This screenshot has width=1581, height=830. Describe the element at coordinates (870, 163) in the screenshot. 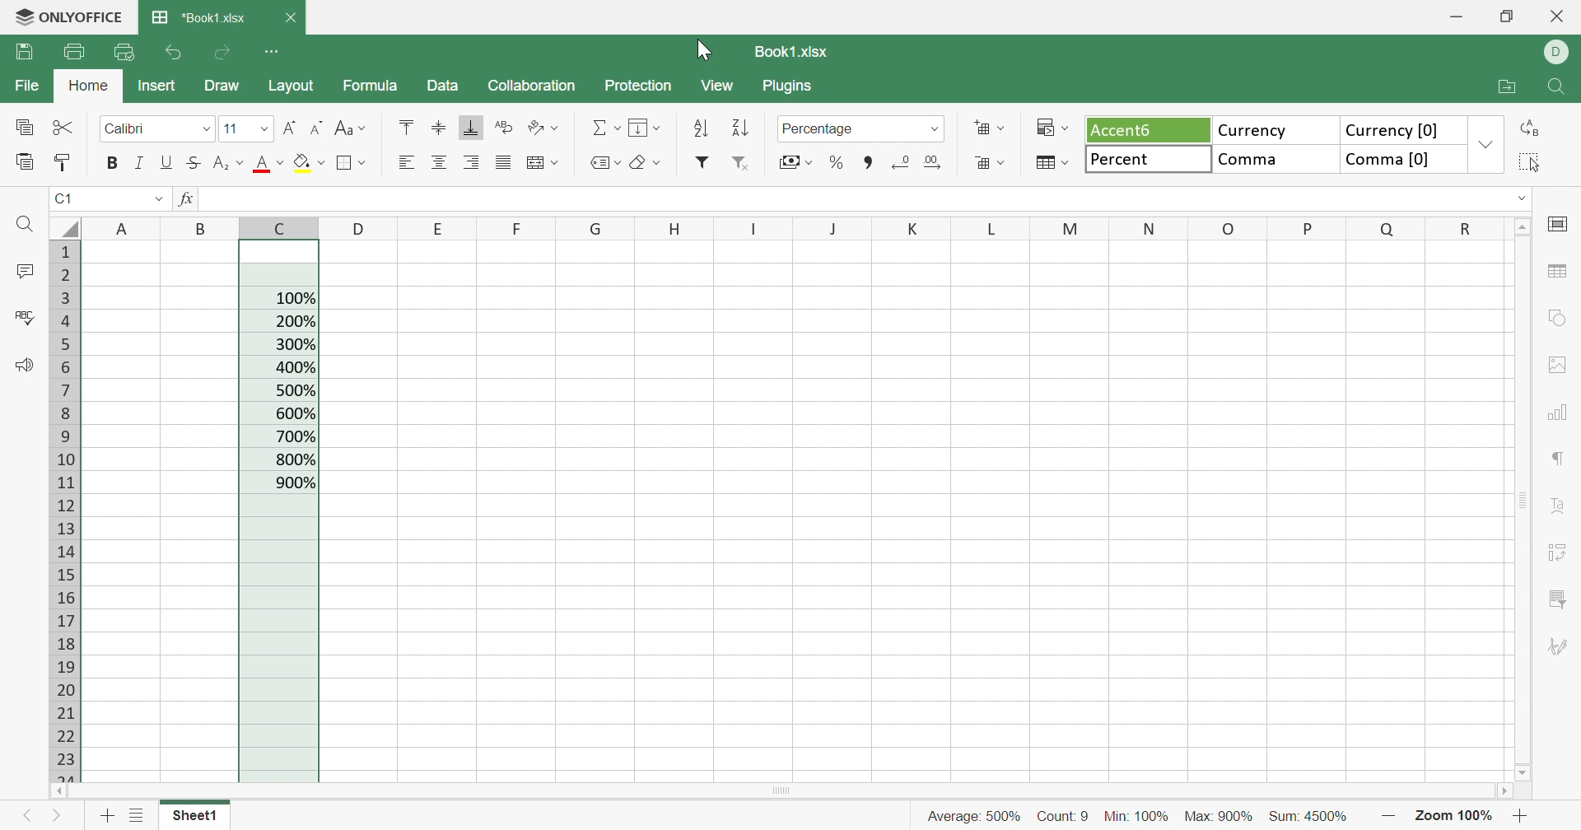

I see `Comma style` at that location.